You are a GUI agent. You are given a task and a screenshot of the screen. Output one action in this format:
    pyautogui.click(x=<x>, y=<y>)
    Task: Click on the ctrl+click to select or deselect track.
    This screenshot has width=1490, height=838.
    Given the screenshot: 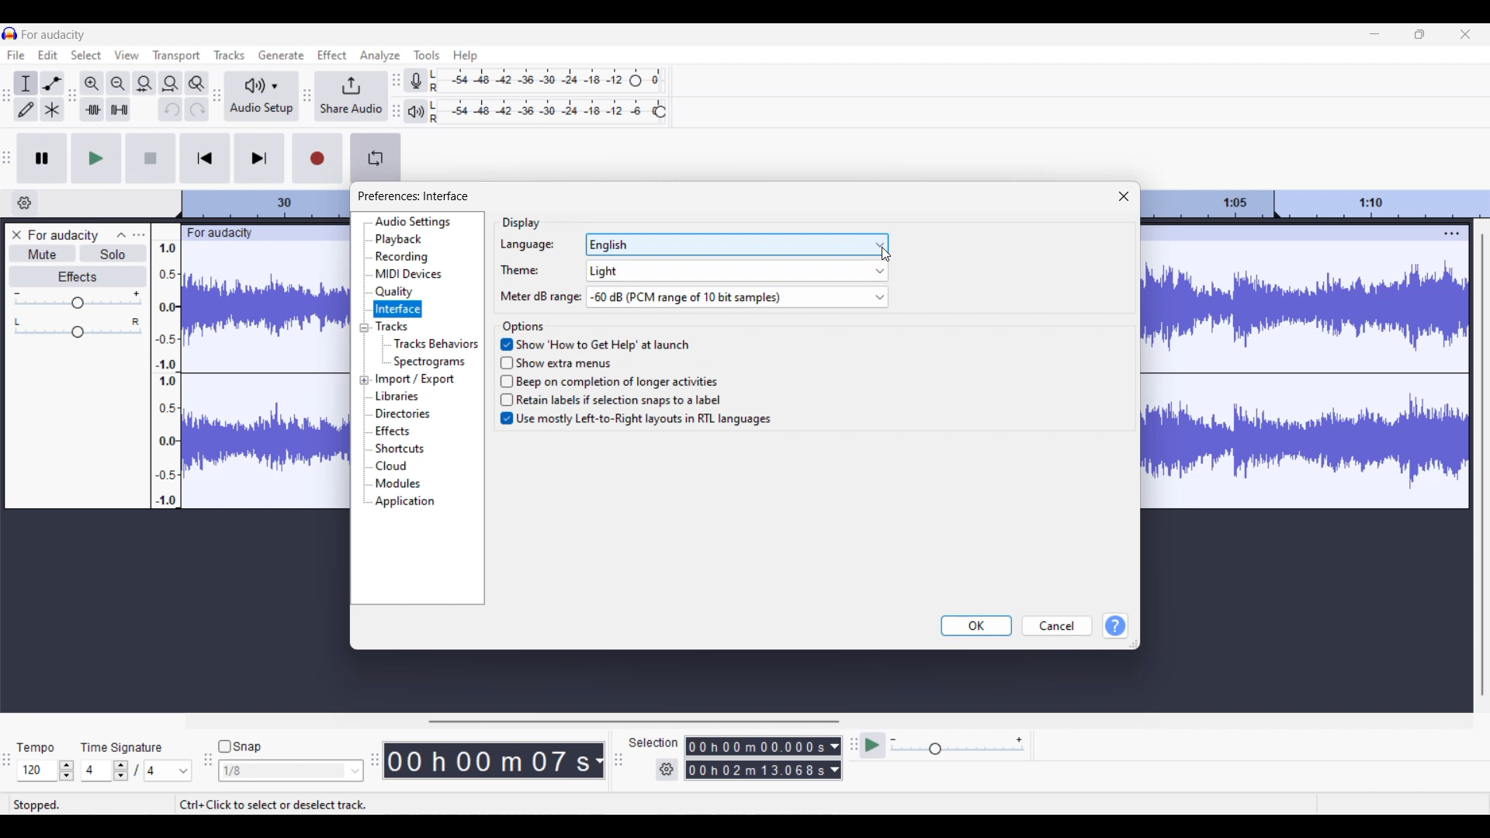 What is the action you would take?
    pyautogui.click(x=277, y=803)
    